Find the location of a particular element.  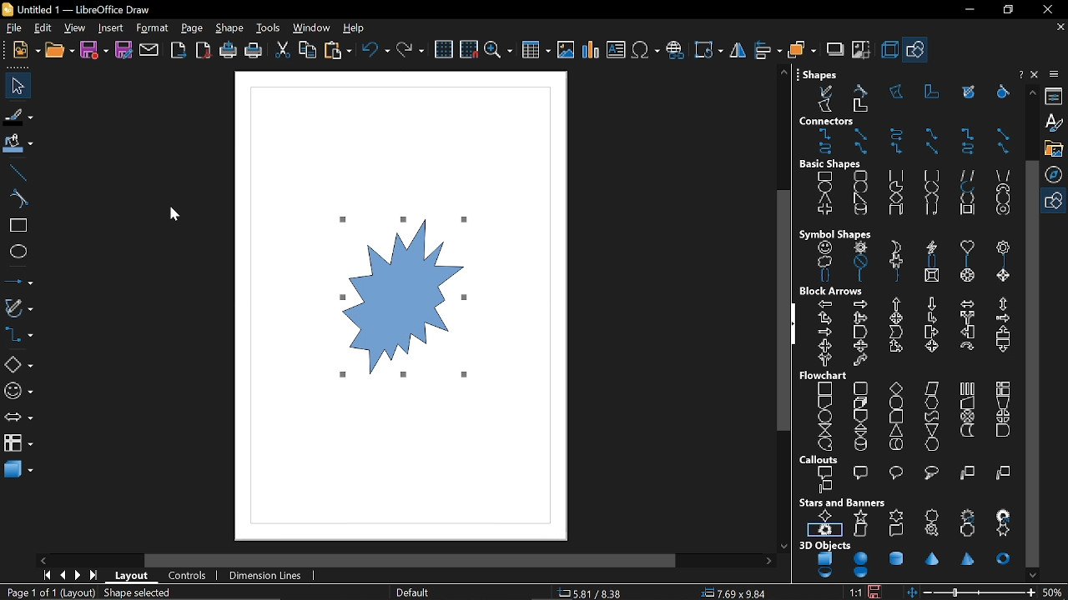

Vertical scroll bar is located at coordinates (780, 308).